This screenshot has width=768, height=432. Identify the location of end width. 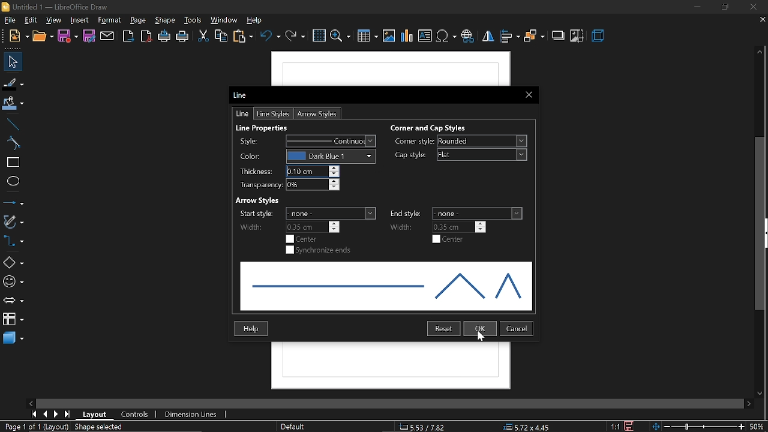
(460, 226).